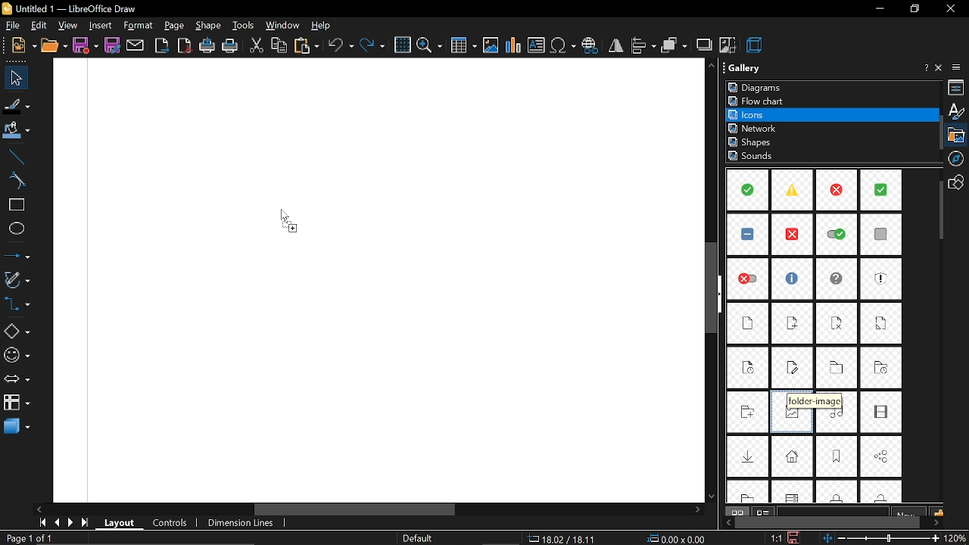 The width and height of the screenshot is (969, 545). What do you see at coordinates (950, 10) in the screenshot?
I see `close` at bounding box center [950, 10].